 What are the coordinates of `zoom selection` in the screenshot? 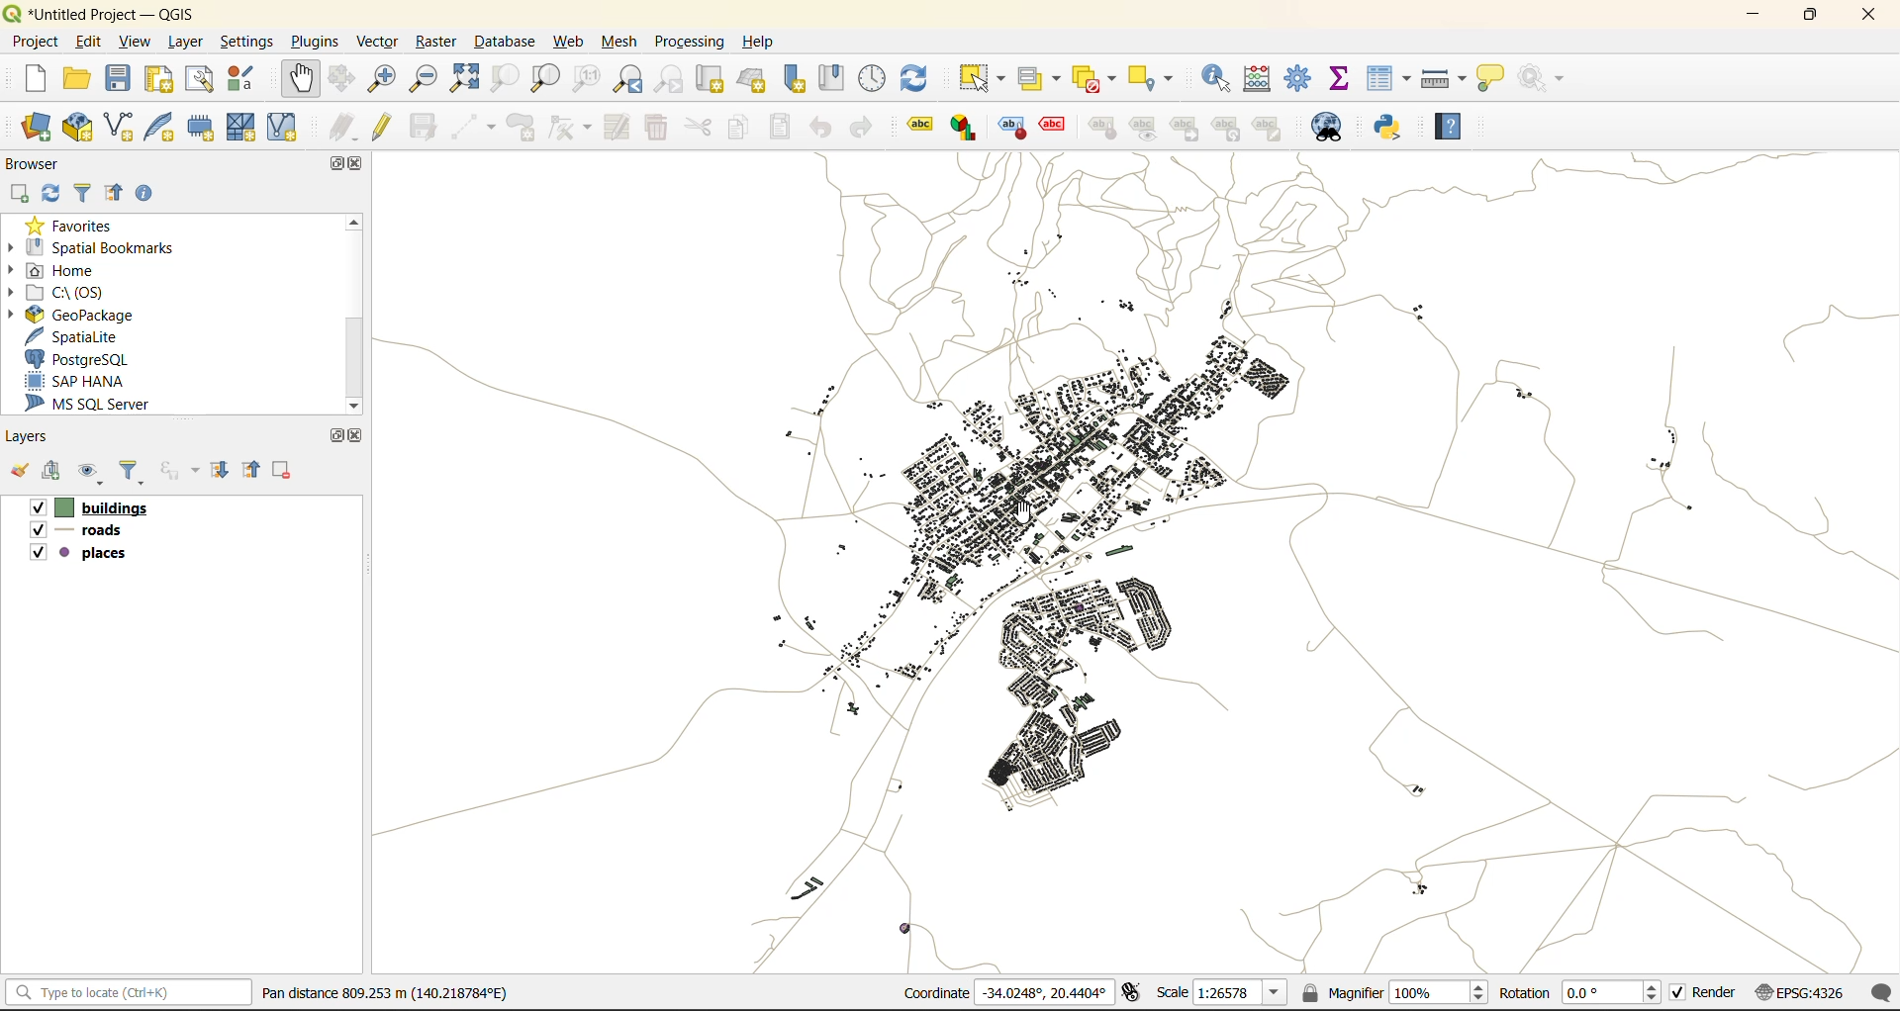 It's located at (510, 81).